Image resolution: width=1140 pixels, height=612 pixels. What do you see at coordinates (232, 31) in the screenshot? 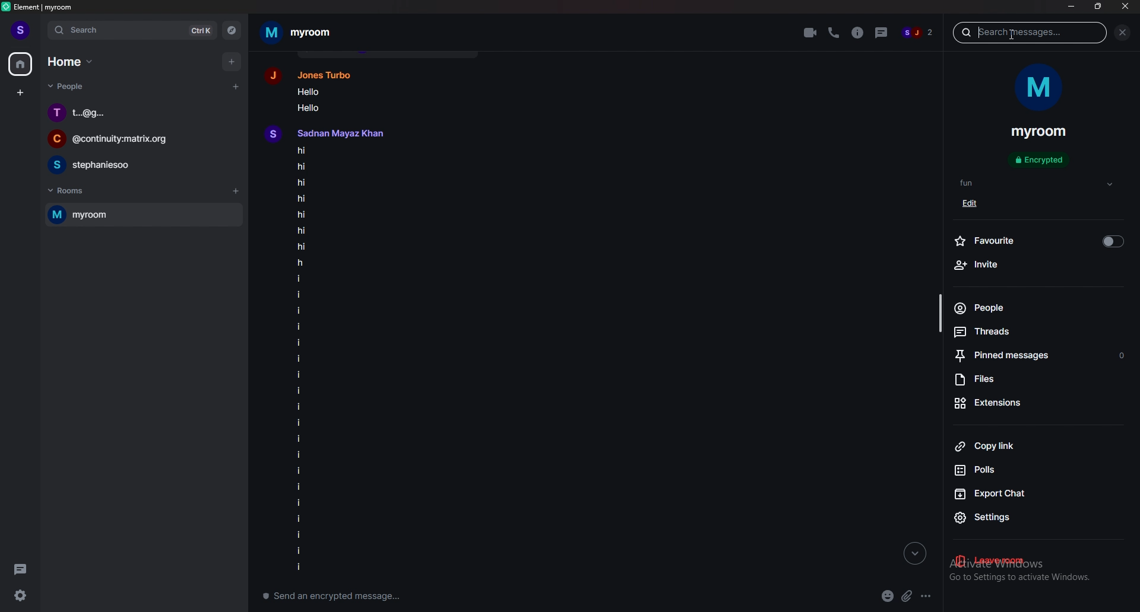
I see `explore rooms` at bounding box center [232, 31].